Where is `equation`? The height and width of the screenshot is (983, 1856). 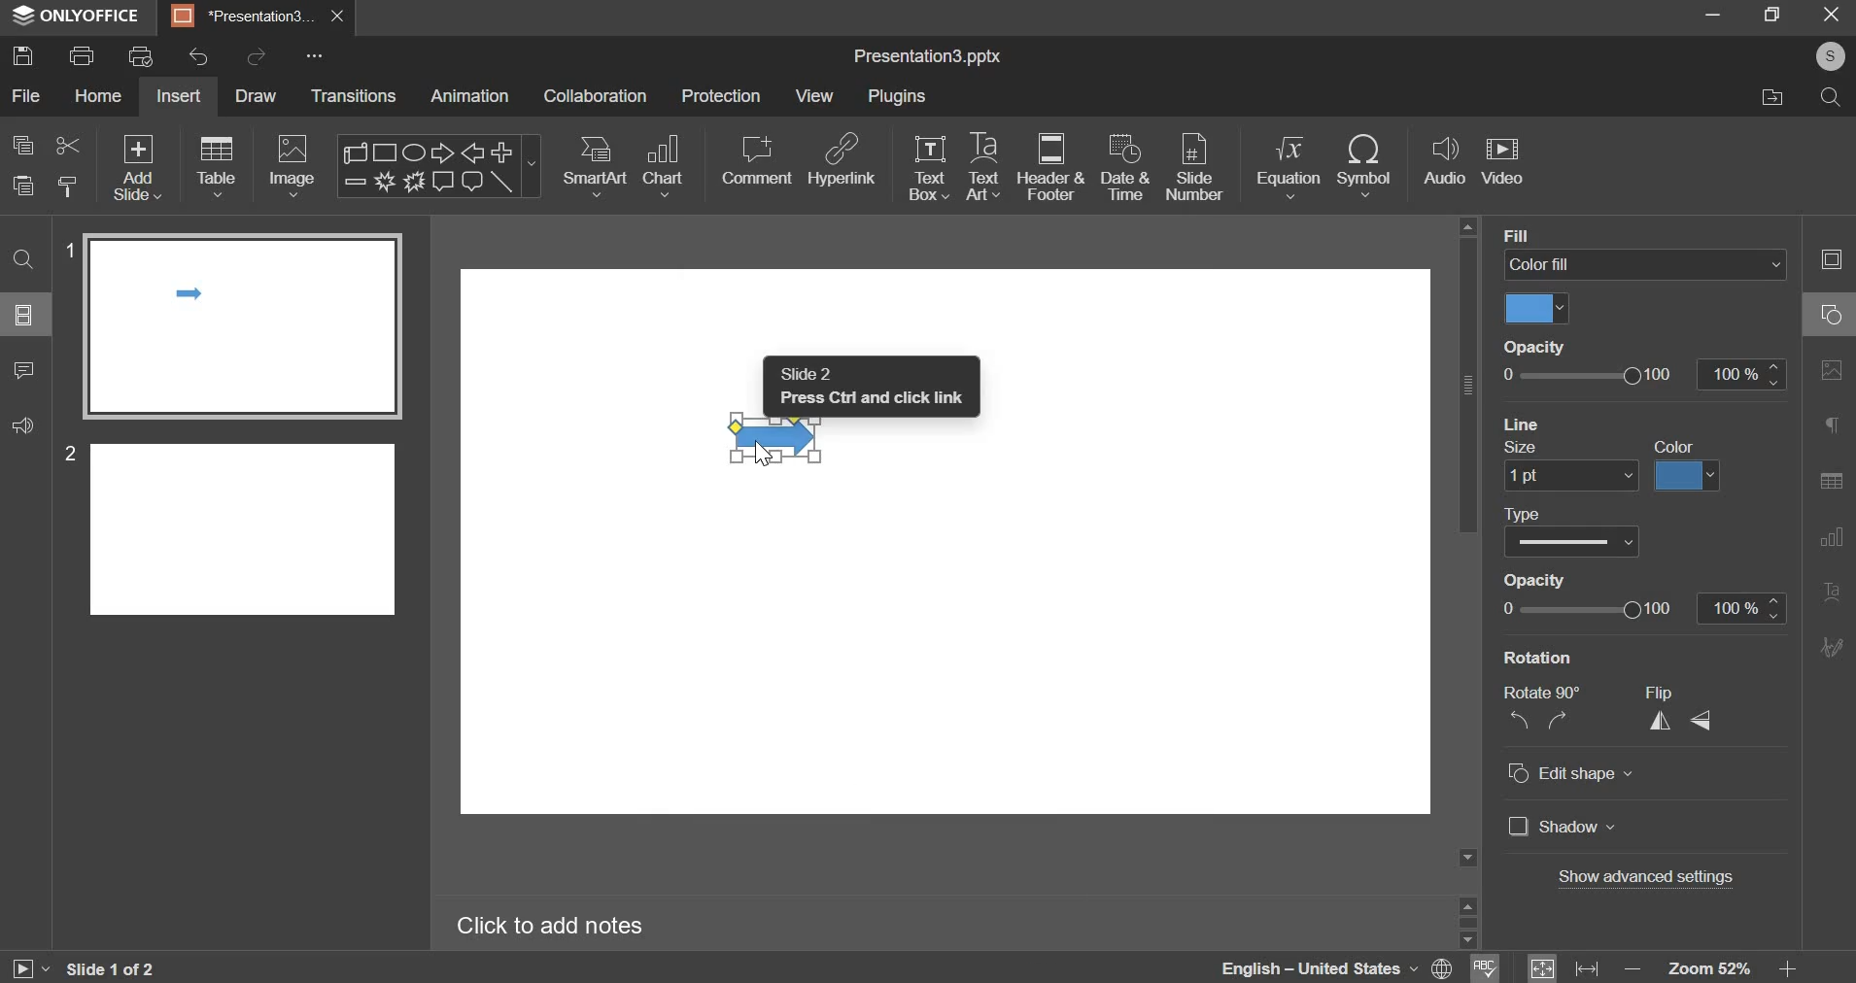 equation is located at coordinates (1288, 166).